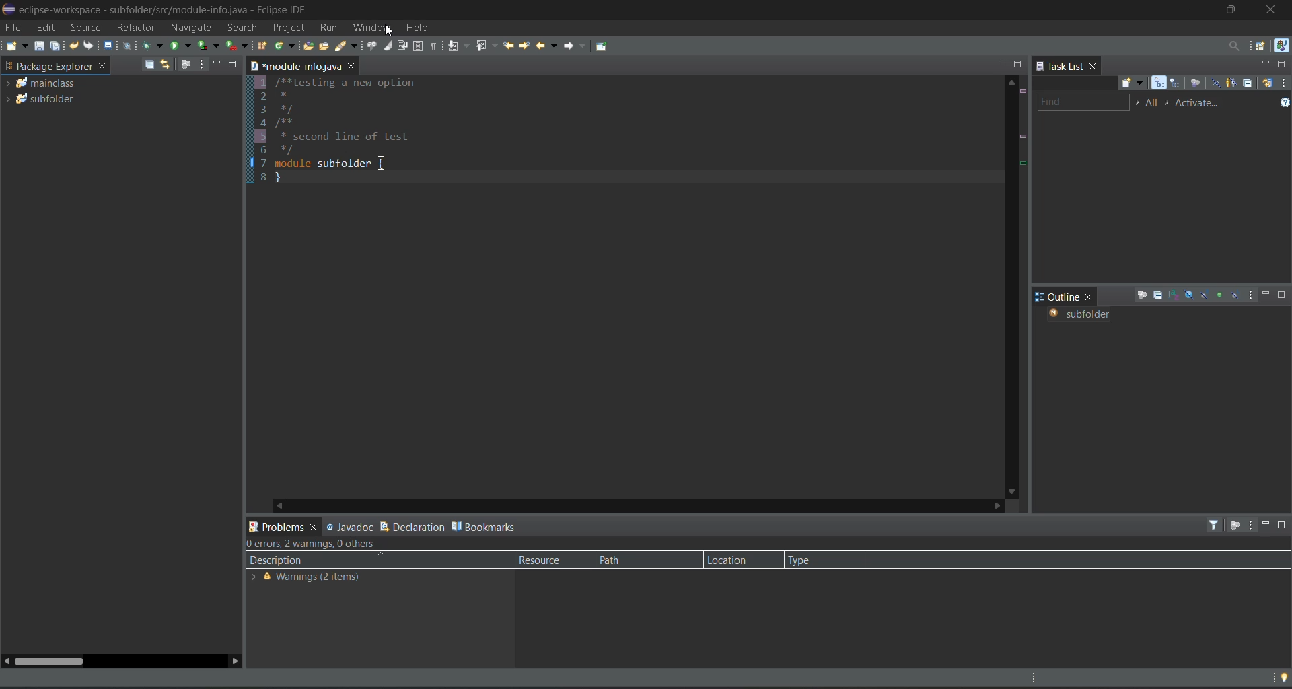 This screenshot has width=1292, height=689. What do you see at coordinates (422, 46) in the screenshot?
I see `toggle block selection` at bounding box center [422, 46].